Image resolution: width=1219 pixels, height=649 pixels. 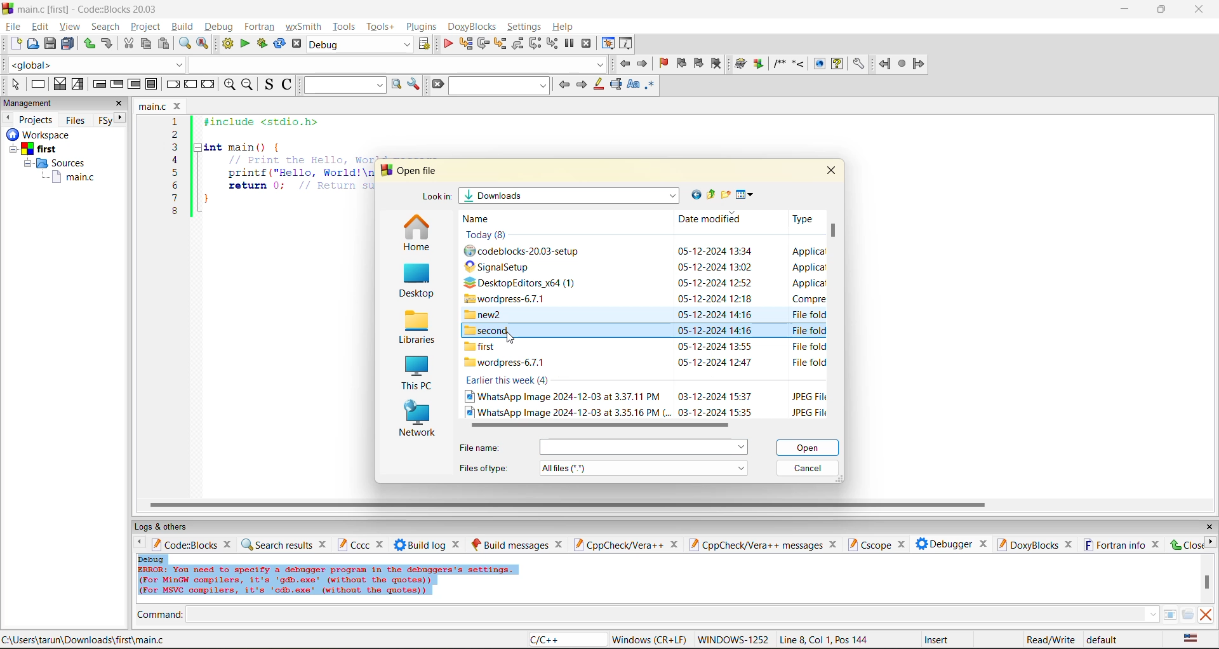 I want to click on create new folder, so click(x=727, y=194).